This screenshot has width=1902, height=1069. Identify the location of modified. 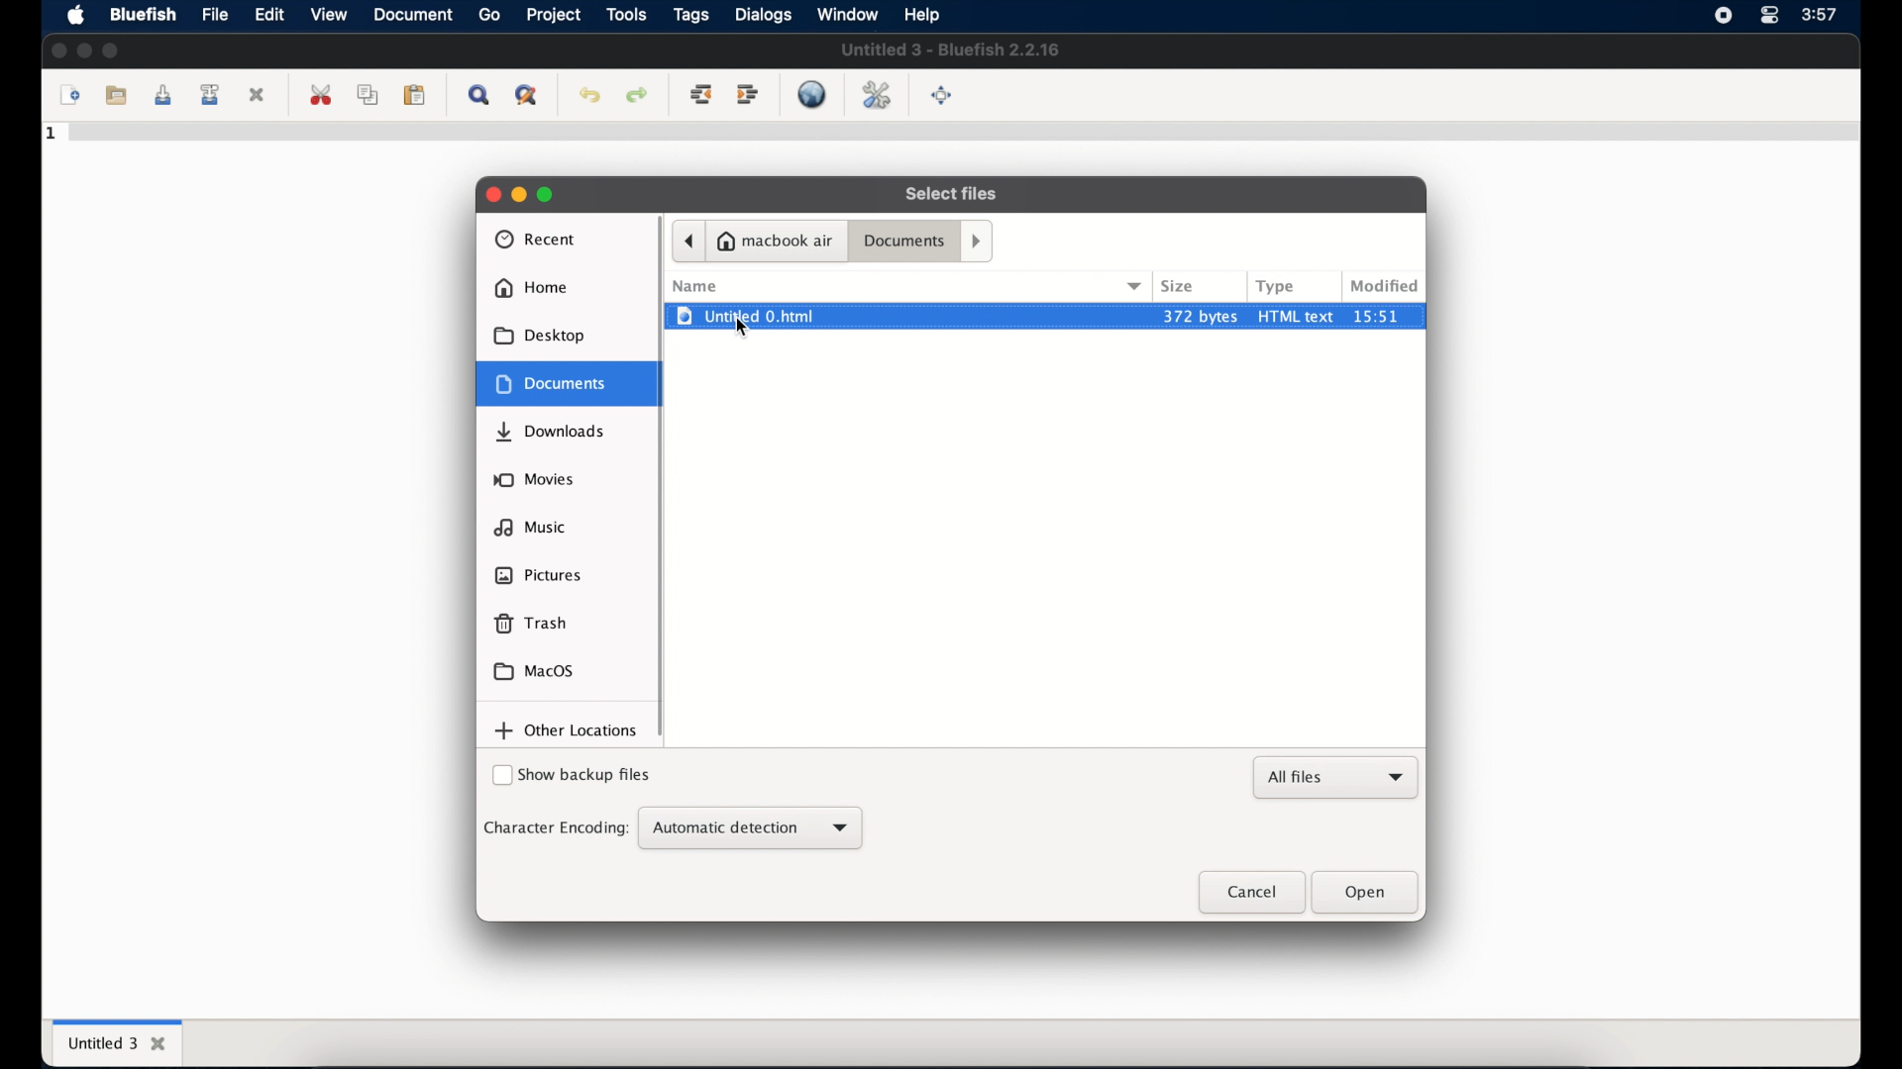
(1385, 286).